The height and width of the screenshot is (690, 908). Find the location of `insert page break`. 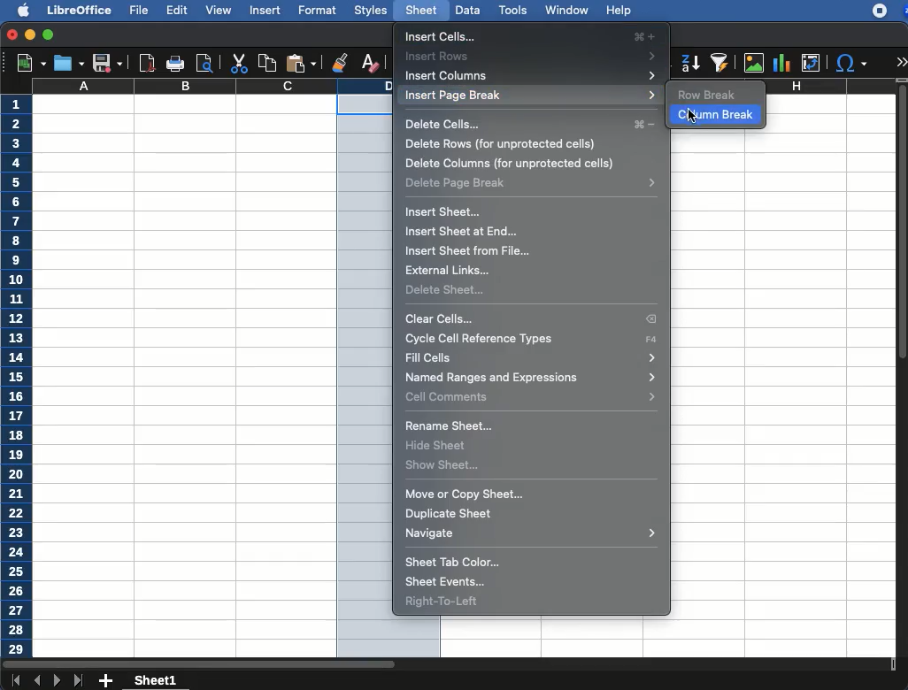

insert page break is located at coordinates (529, 96).